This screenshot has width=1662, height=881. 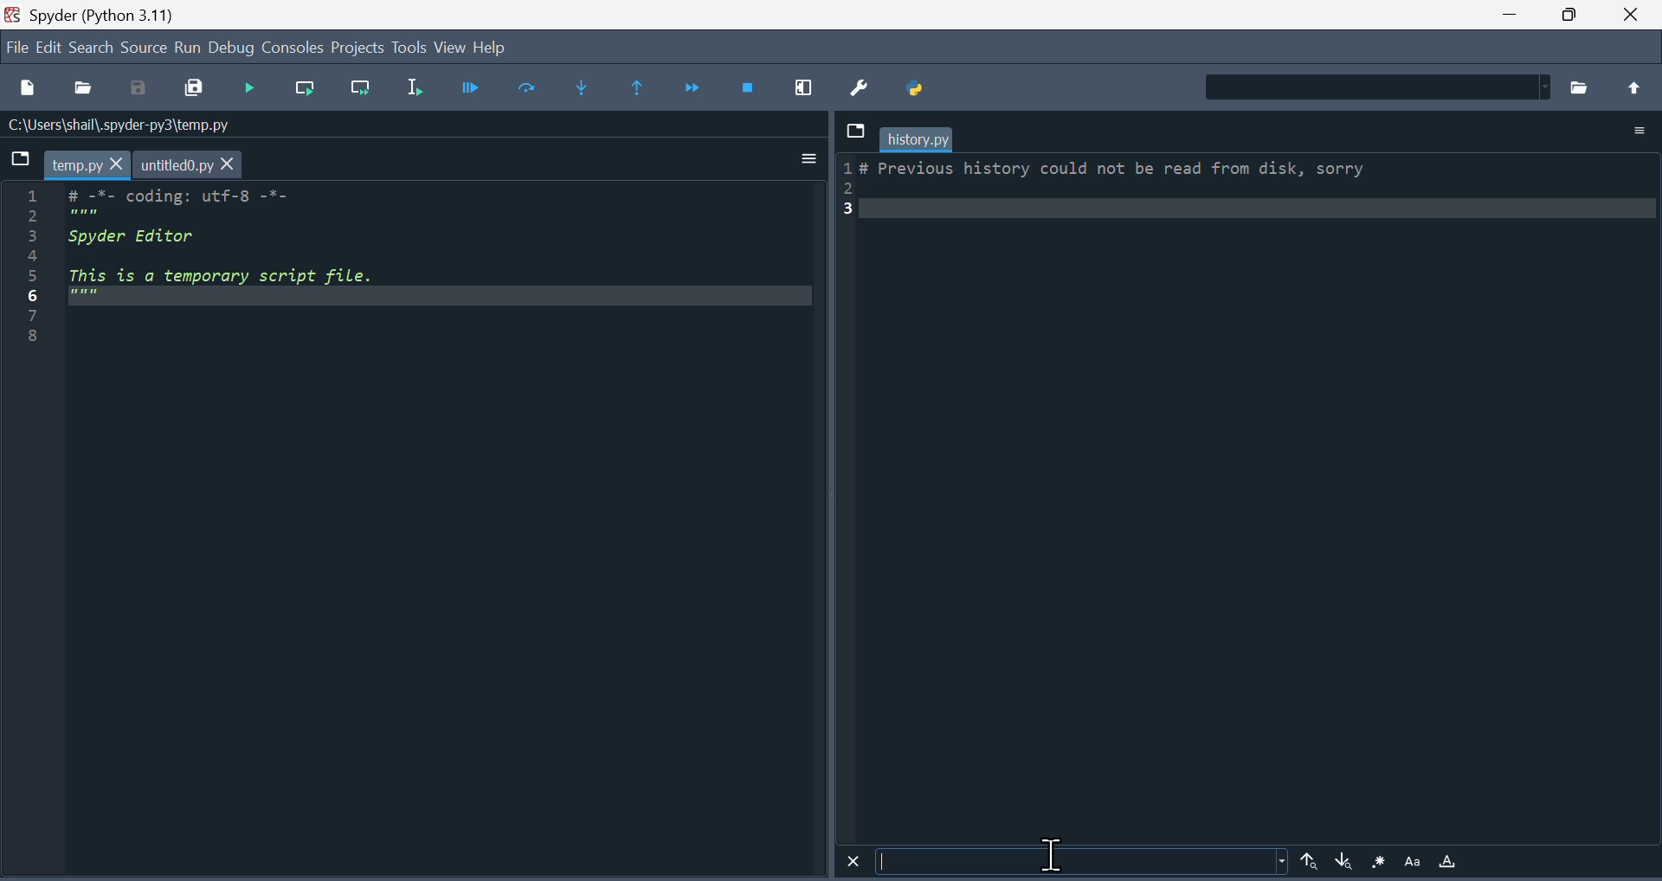 What do you see at coordinates (801, 160) in the screenshot?
I see `` at bounding box center [801, 160].